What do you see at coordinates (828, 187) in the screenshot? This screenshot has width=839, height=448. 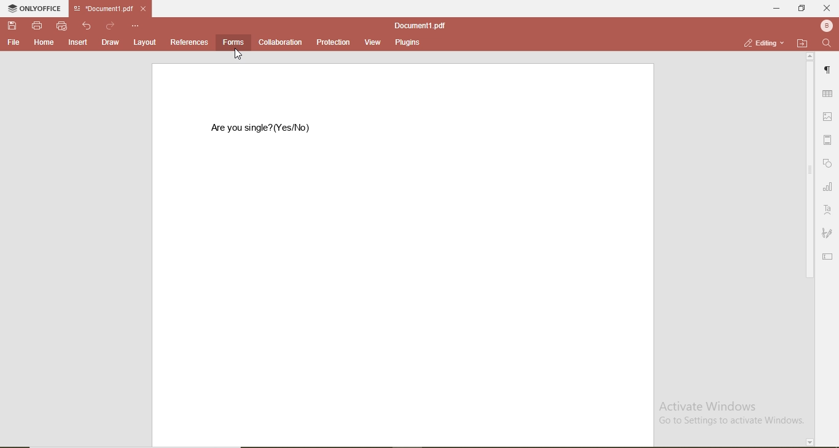 I see `chart` at bounding box center [828, 187].